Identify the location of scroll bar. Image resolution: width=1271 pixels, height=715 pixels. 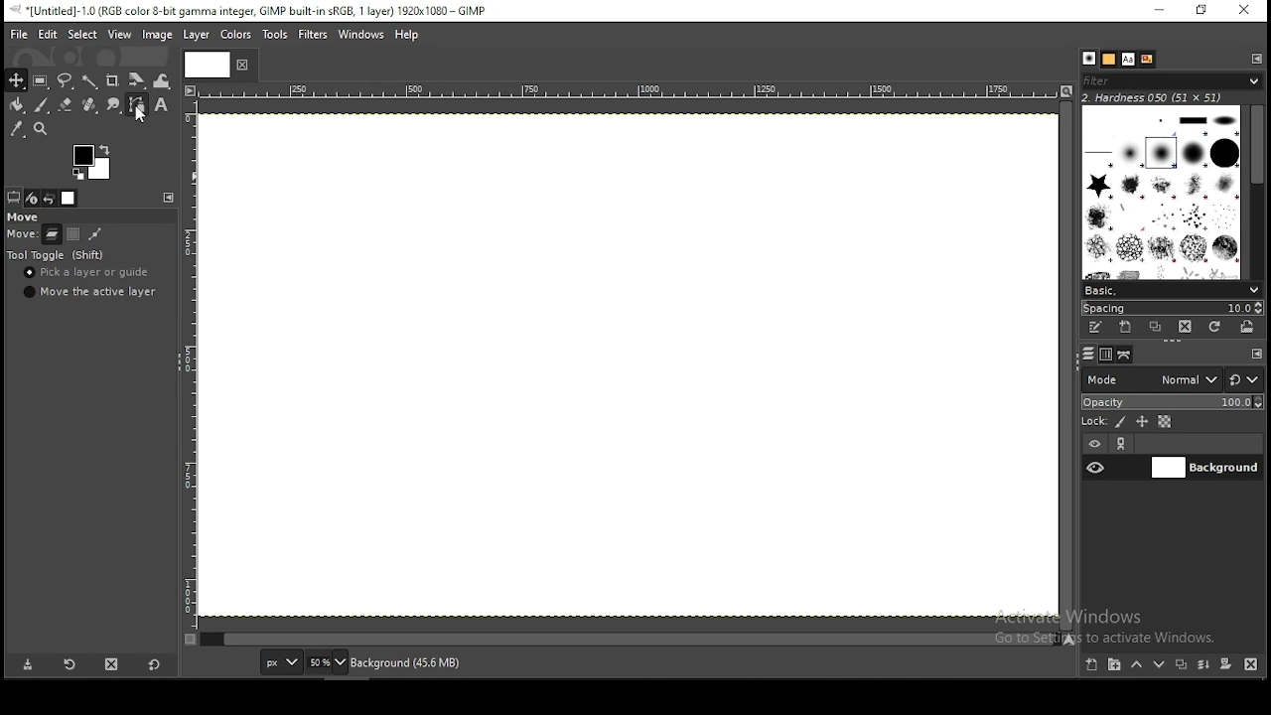
(628, 641).